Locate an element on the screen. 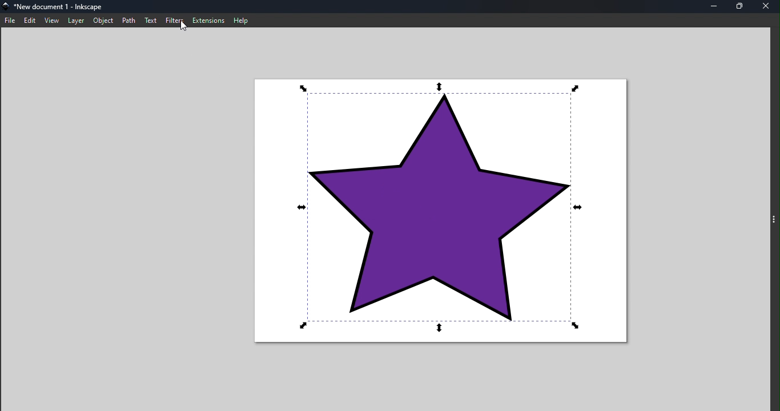  Minimize is located at coordinates (716, 8).